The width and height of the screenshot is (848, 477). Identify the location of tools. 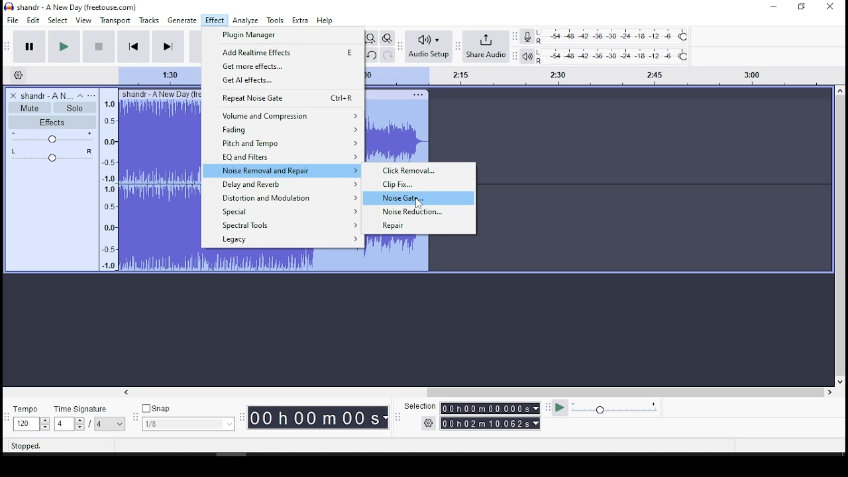
(276, 20).